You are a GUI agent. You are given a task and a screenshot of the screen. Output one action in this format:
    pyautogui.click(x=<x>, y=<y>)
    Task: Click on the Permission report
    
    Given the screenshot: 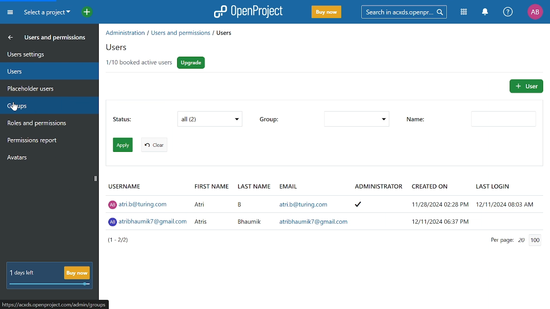 What is the action you would take?
    pyautogui.click(x=47, y=141)
    